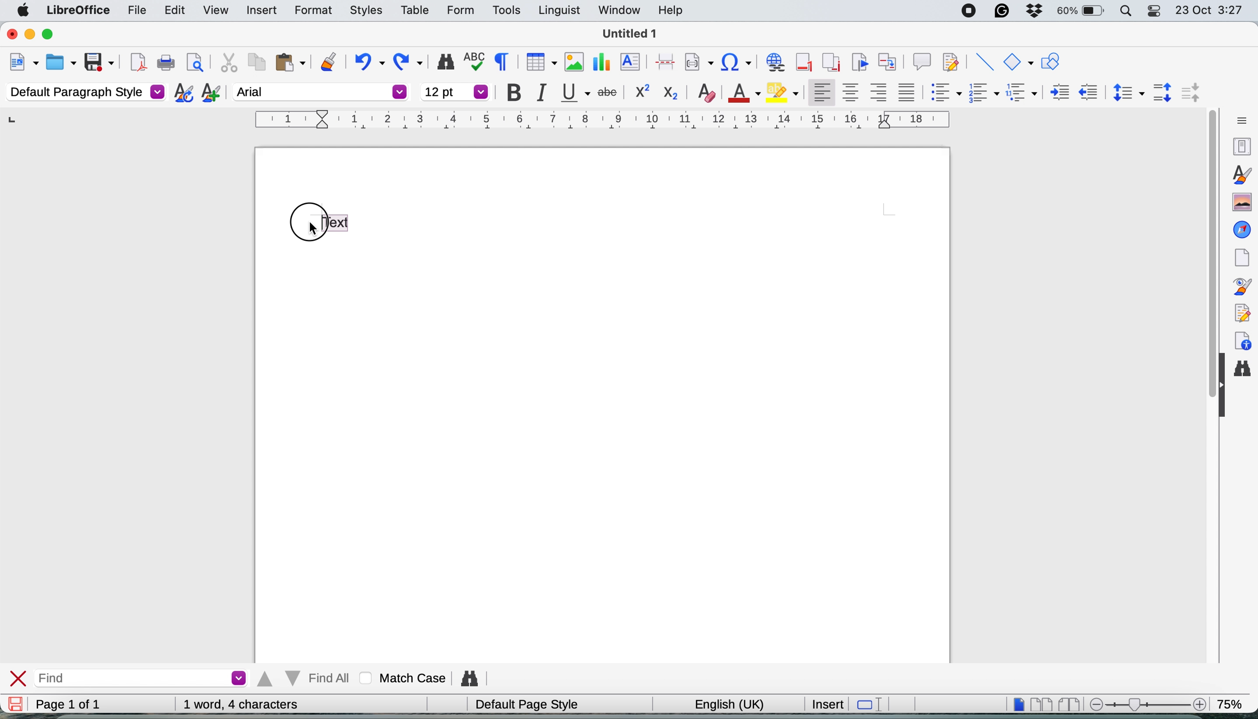 Image resolution: width=1258 pixels, height=719 pixels. Describe the element at coordinates (1211, 11) in the screenshot. I see `date and time` at that location.